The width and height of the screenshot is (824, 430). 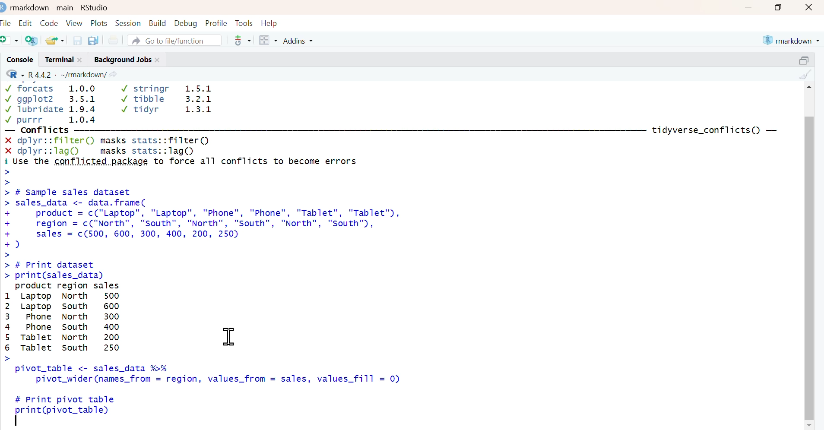 I want to click on Debug, so click(x=186, y=22).